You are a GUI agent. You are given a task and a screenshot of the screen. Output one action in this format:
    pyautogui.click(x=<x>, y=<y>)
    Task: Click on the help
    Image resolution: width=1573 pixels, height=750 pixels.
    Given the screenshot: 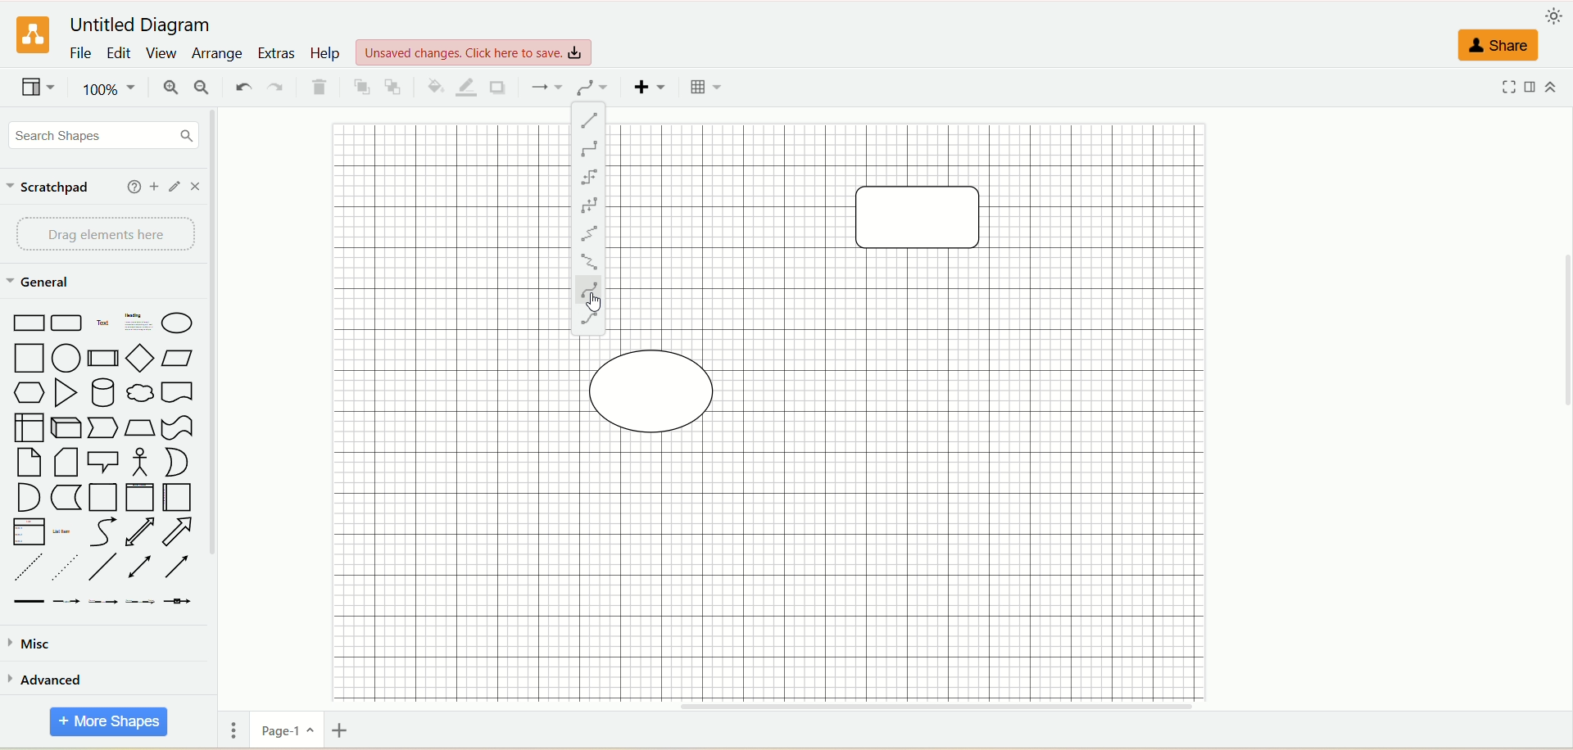 What is the action you would take?
    pyautogui.click(x=129, y=185)
    